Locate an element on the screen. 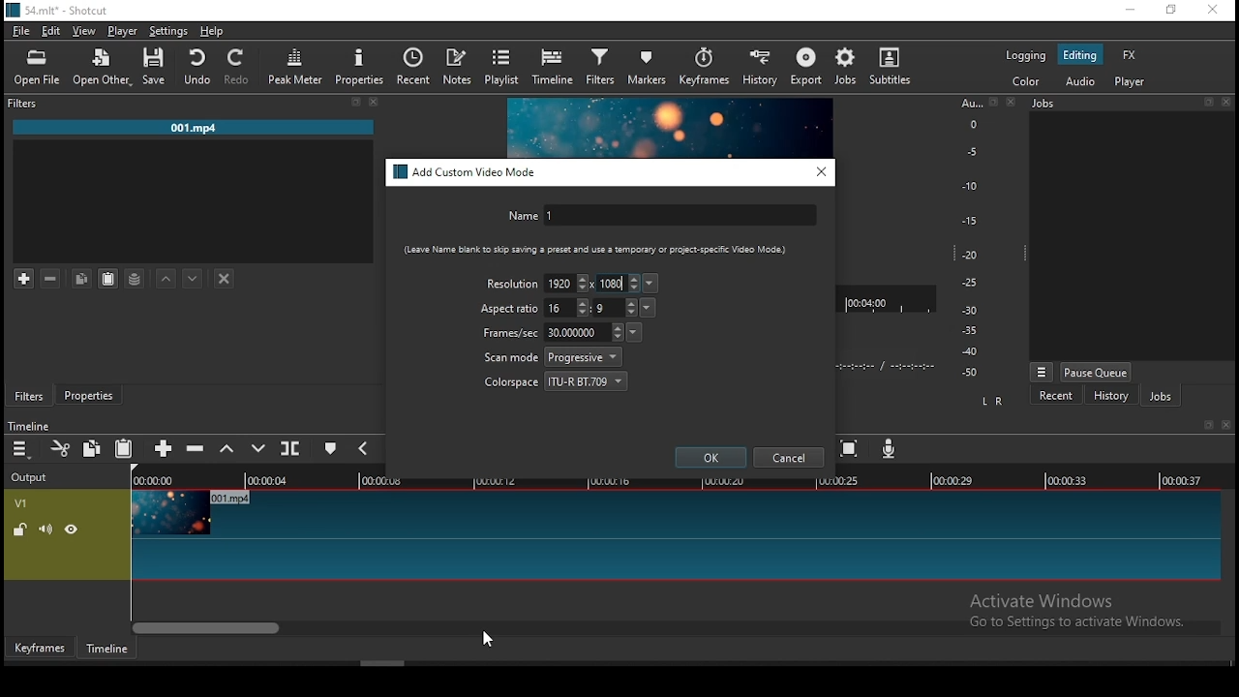 The image size is (1239, 697). 00:00:12 is located at coordinates (499, 480).